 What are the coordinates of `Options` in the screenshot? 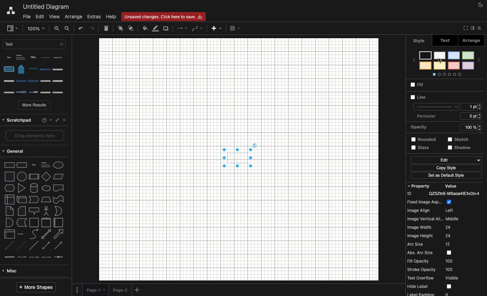 It's located at (36, 75).